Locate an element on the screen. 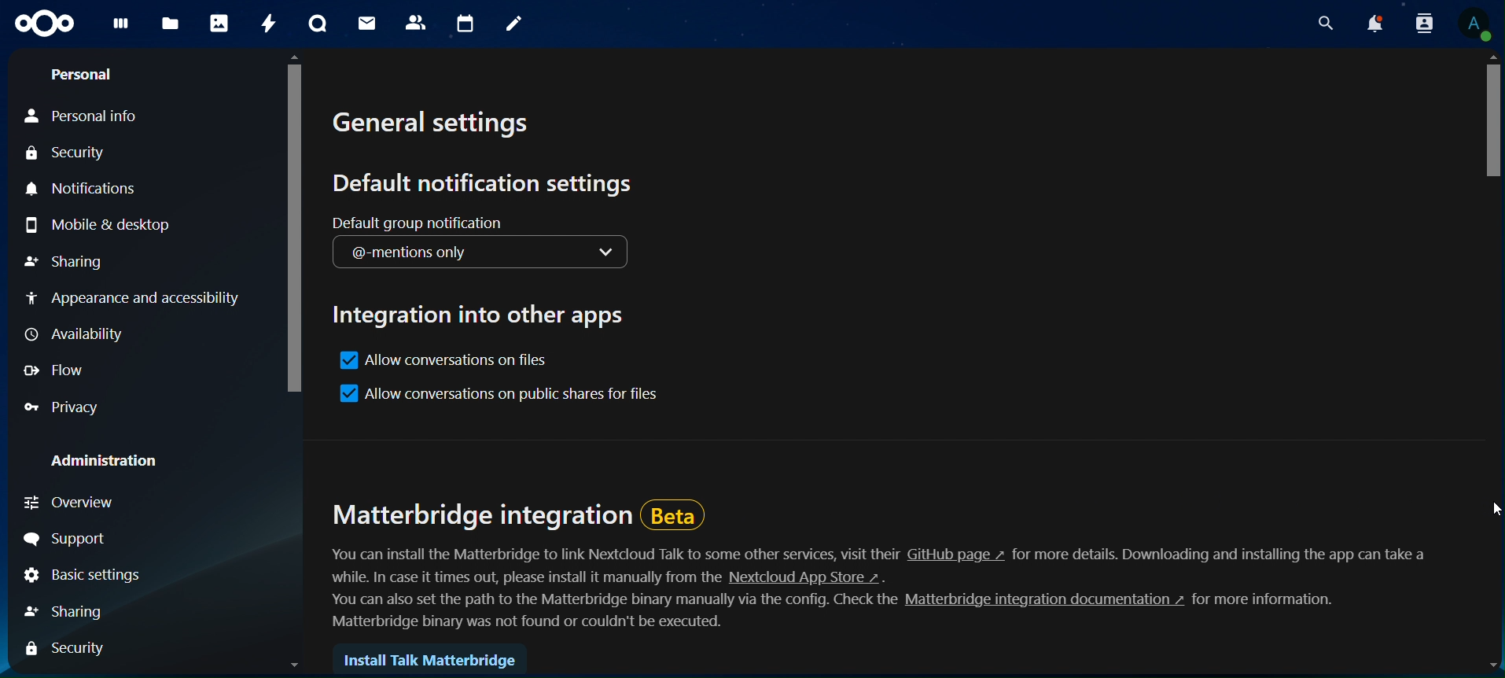 This screenshot has height=678, width=1505. Basic Settings is located at coordinates (81, 575).